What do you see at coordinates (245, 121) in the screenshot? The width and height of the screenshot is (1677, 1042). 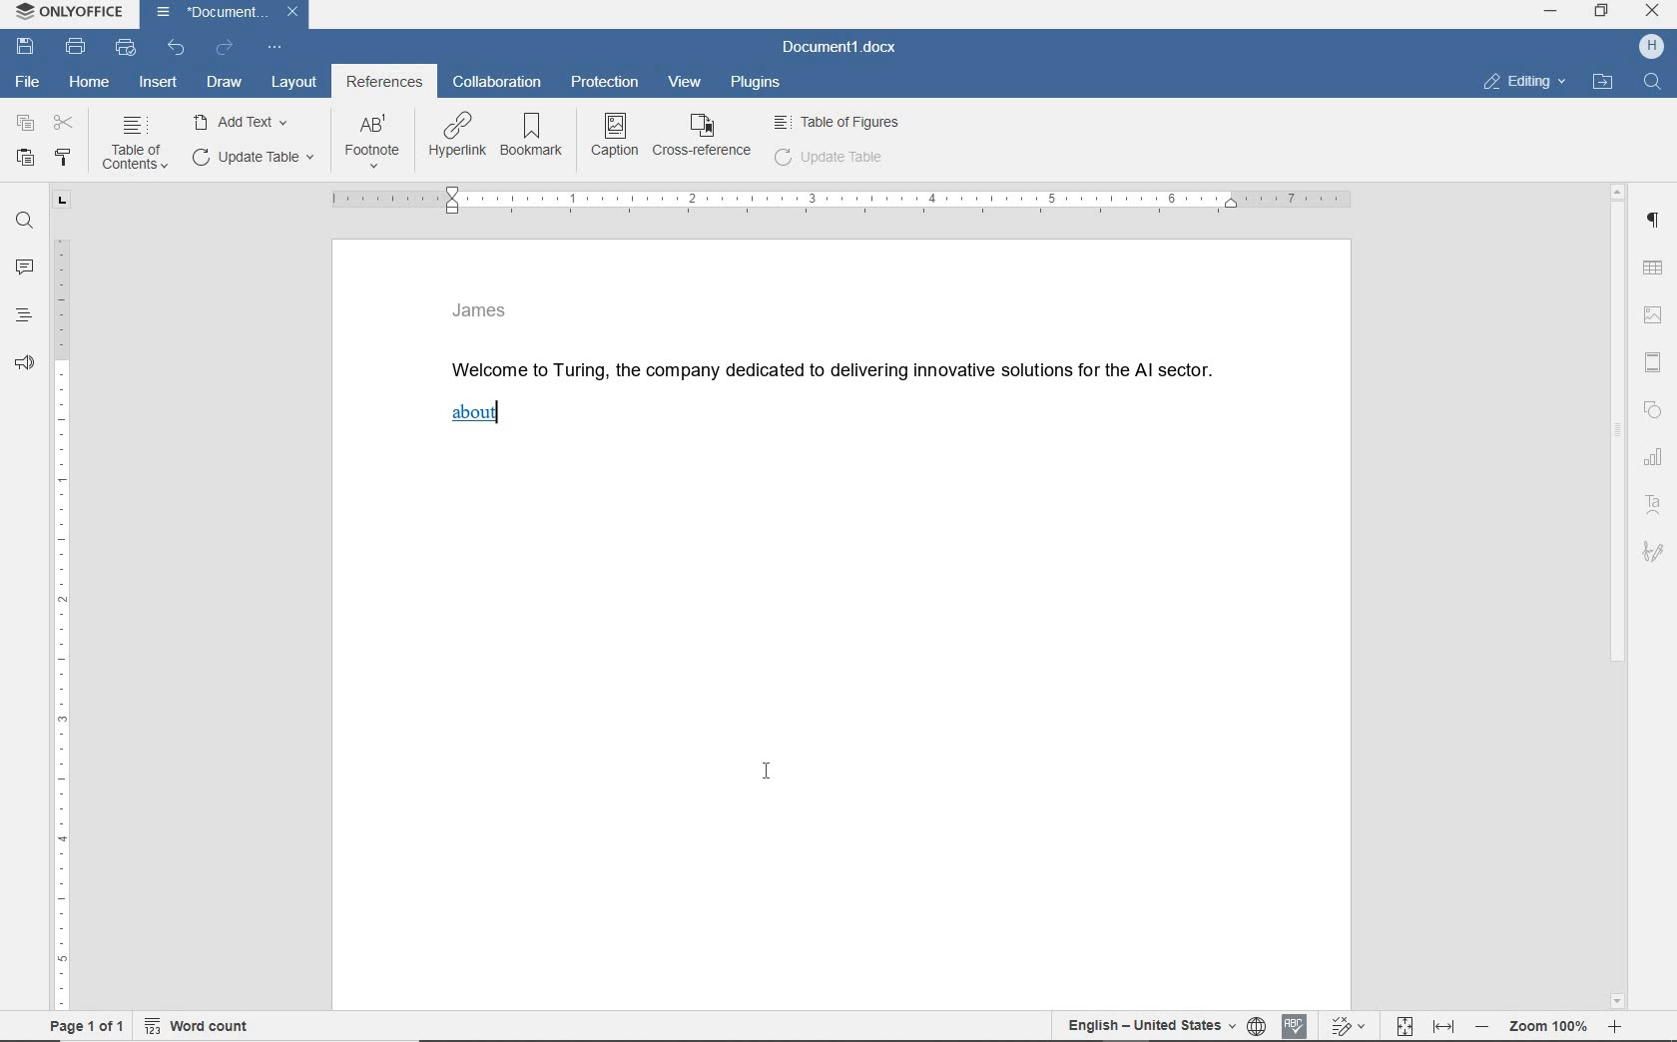 I see `ADD TEXT` at bounding box center [245, 121].